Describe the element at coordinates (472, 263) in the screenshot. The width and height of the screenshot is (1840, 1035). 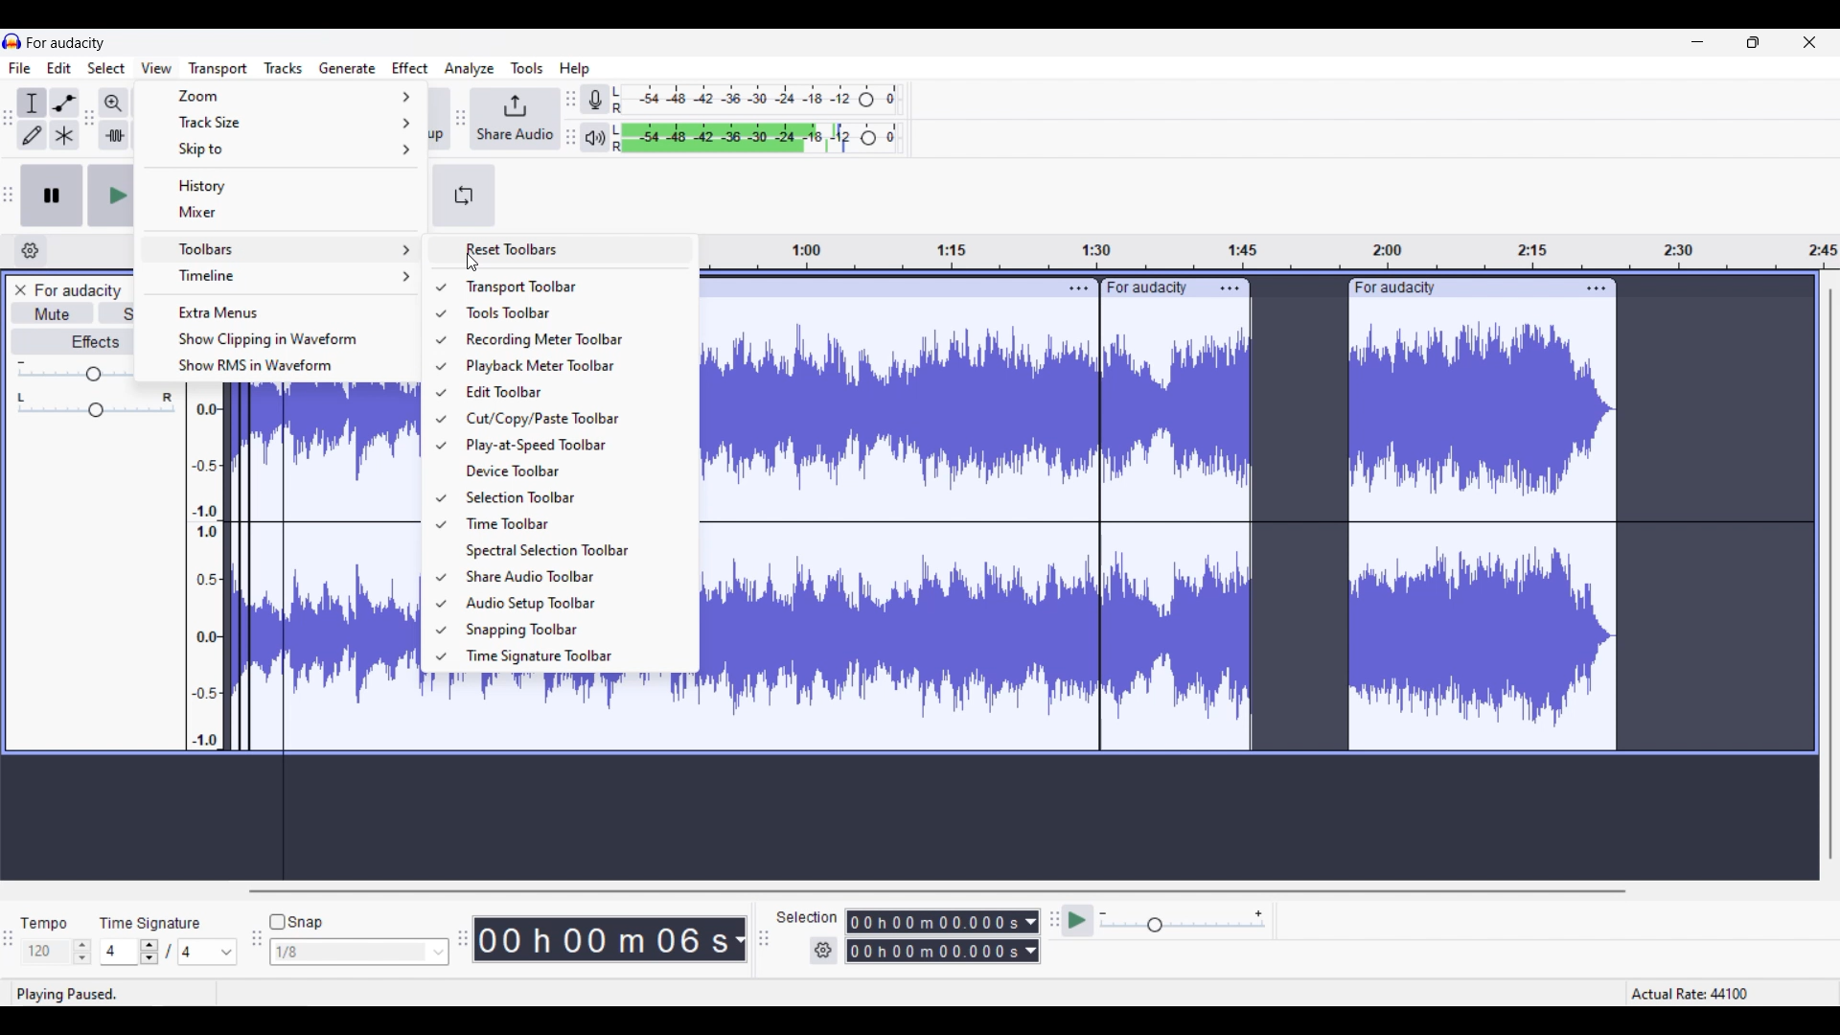
I see `Cursor` at that location.